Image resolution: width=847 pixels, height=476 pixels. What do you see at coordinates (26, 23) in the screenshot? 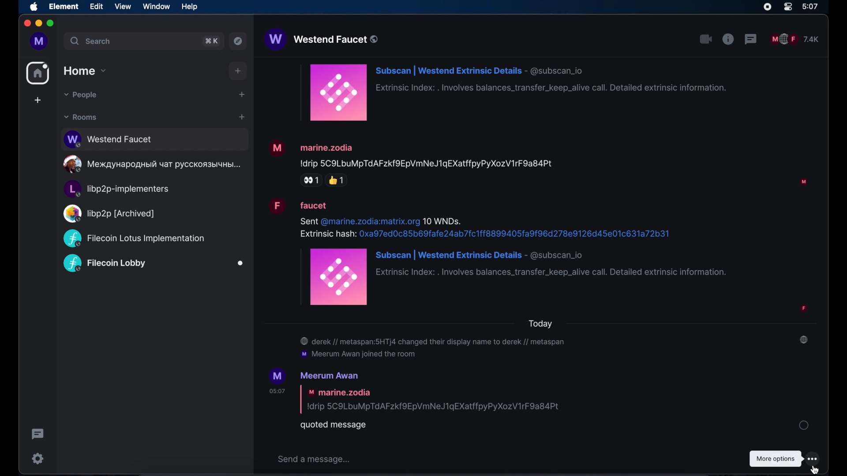
I see `close` at bounding box center [26, 23].